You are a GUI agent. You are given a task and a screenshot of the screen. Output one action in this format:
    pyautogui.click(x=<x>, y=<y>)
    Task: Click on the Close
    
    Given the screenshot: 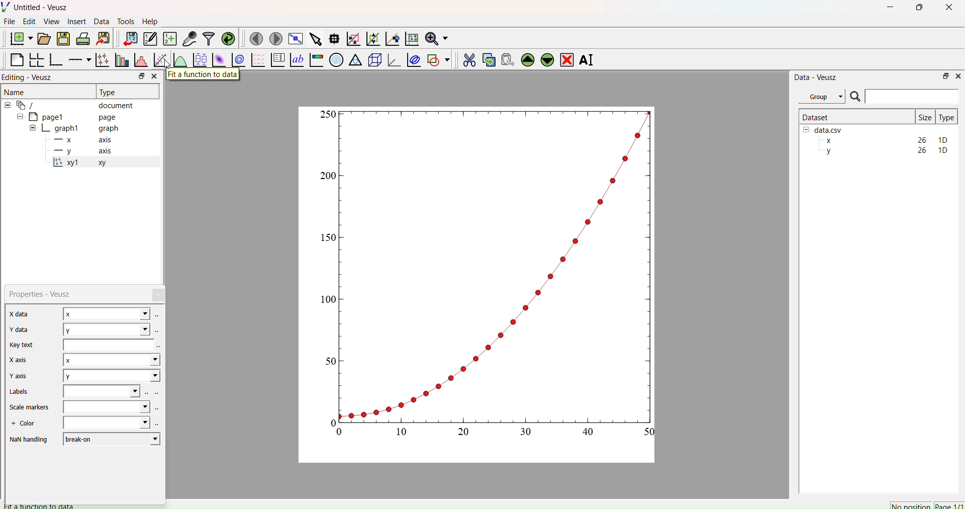 What is the action you would take?
    pyautogui.click(x=154, y=76)
    